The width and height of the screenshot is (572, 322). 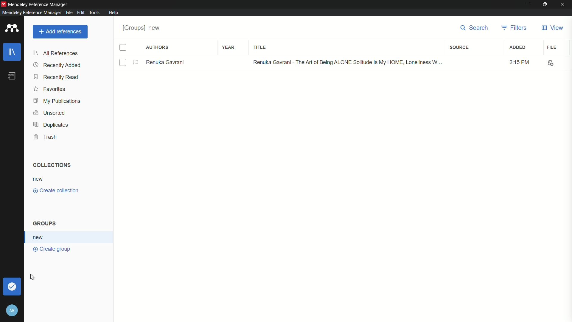 I want to click on close app, so click(x=564, y=4).